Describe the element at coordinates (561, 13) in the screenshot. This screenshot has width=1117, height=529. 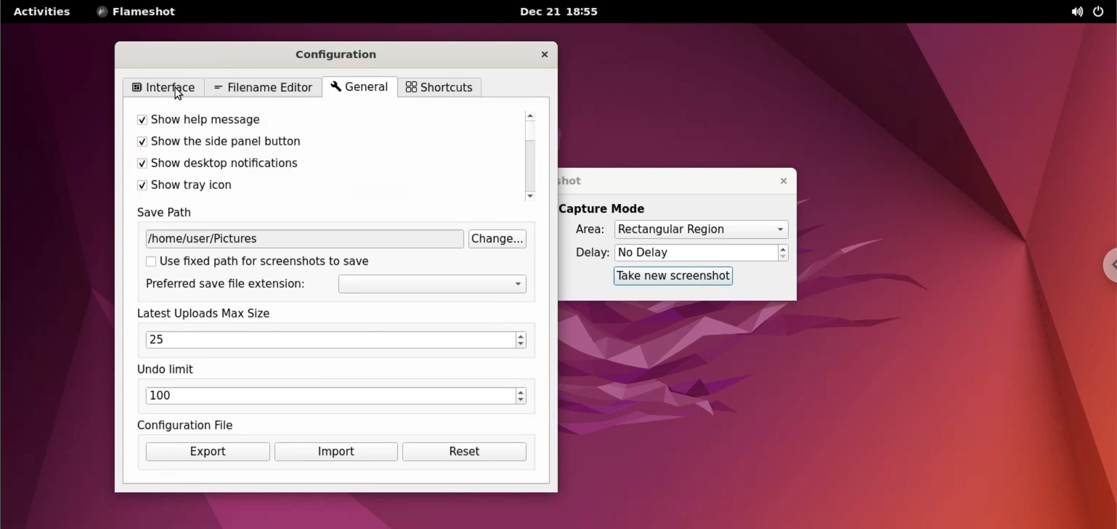
I see `Dec 21 18:55` at that location.